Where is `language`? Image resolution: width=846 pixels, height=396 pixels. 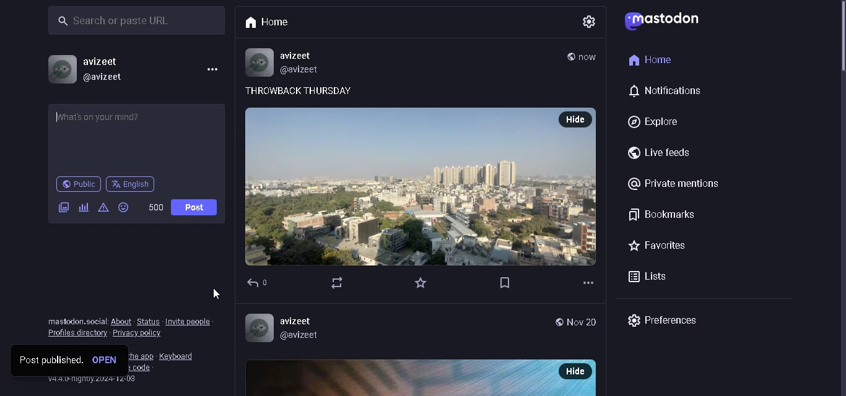
language is located at coordinates (131, 184).